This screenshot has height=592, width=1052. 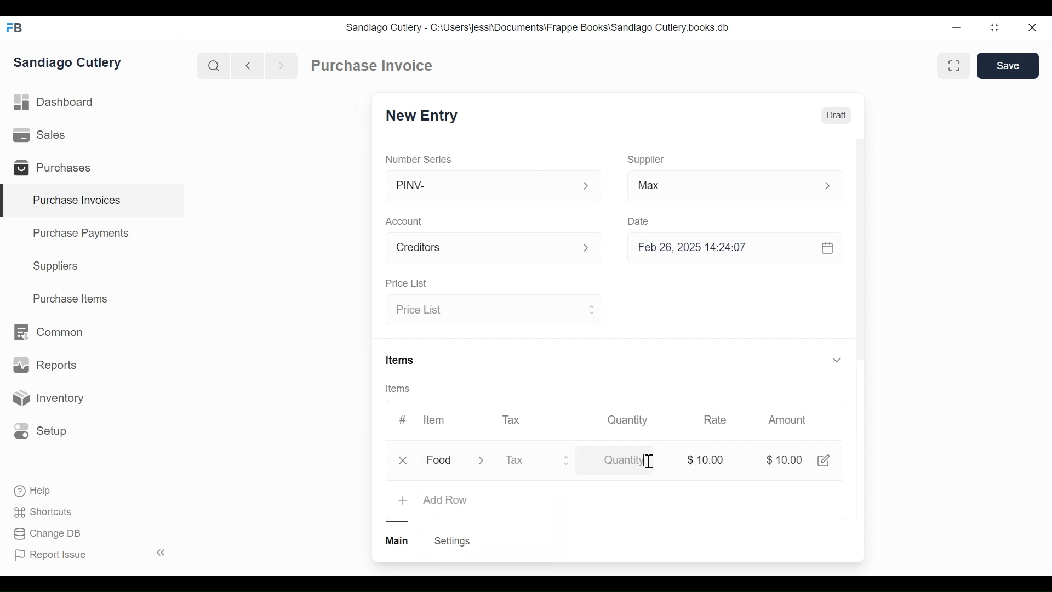 What do you see at coordinates (592, 249) in the screenshot?
I see `Expand` at bounding box center [592, 249].